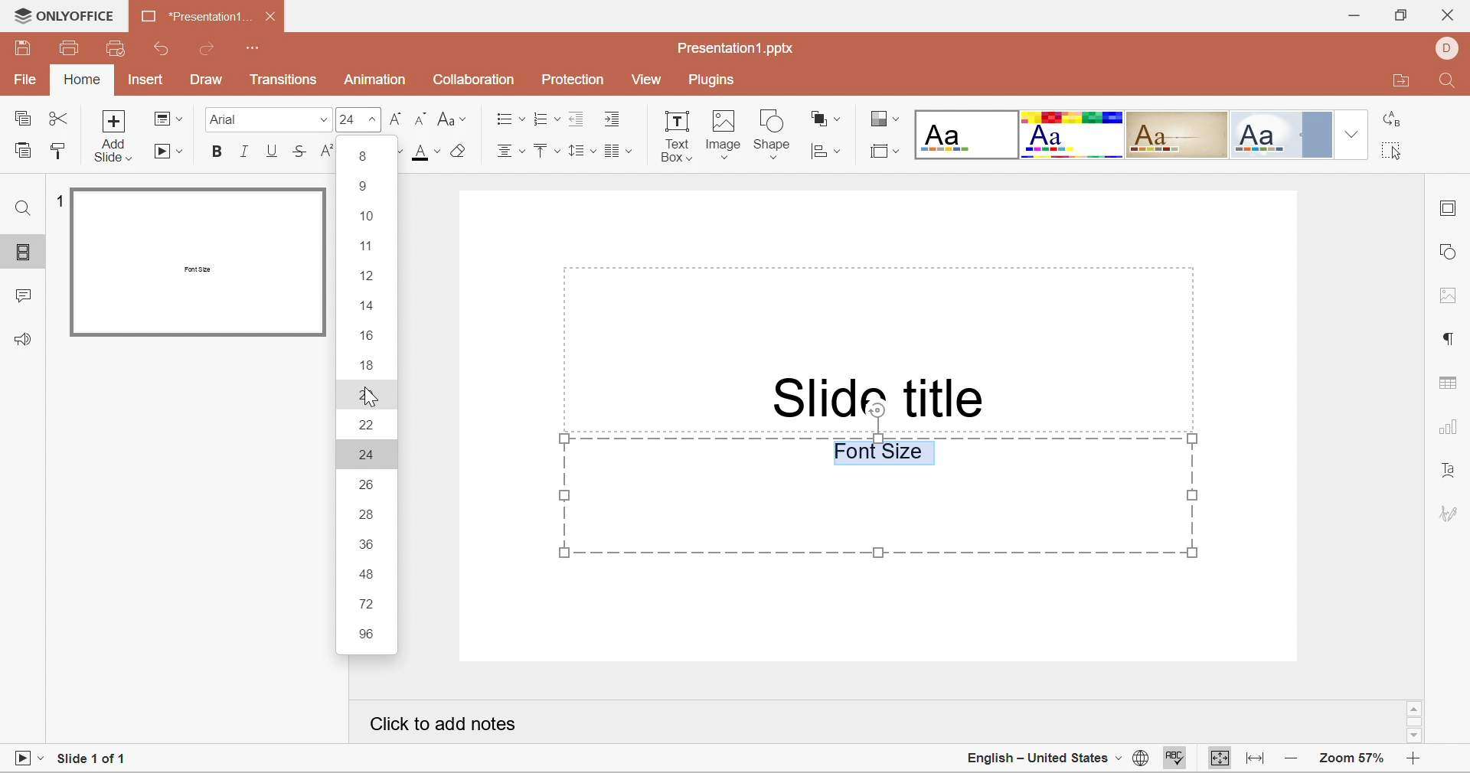 The width and height of the screenshot is (1470, 773). What do you see at coordinates (1256, 760) in the screenshot?
I see `Fit to width` at bounding box center [1256, 760].